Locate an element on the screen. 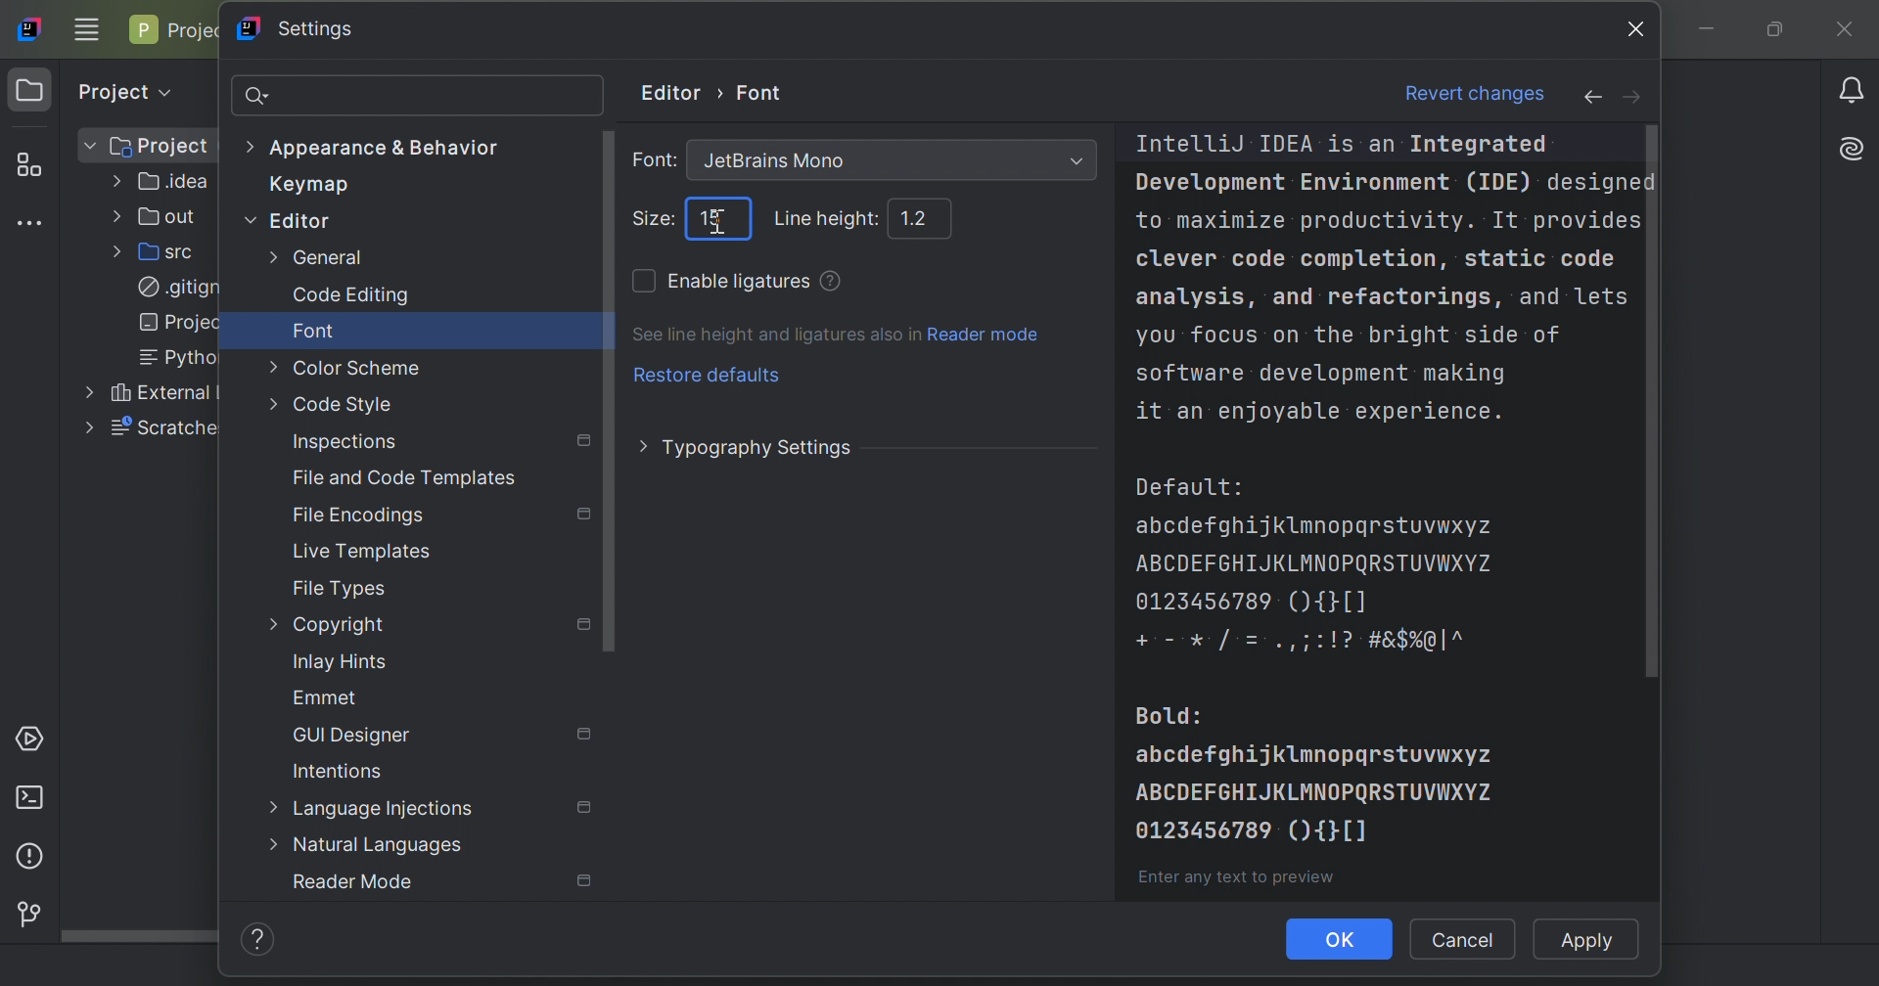 This screenshot has width=1879, height=986. GUI Designer is located at coordinates (353, 735).